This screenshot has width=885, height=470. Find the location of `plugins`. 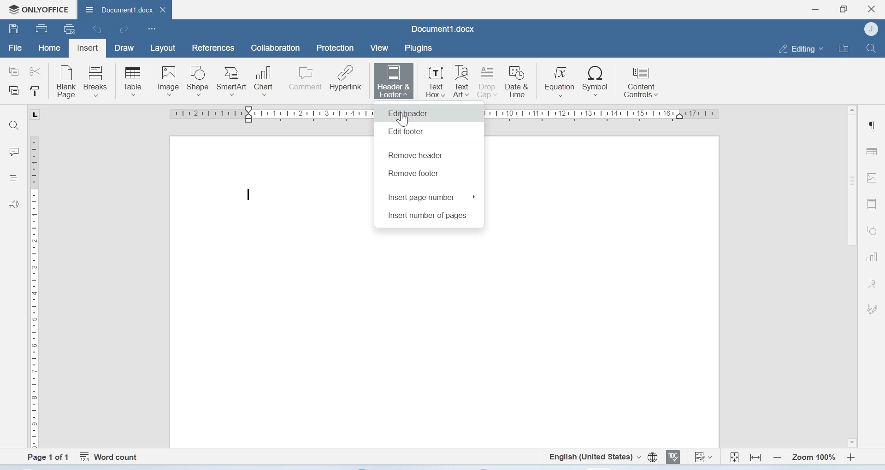

plugins is located at coordinates (422, 48).